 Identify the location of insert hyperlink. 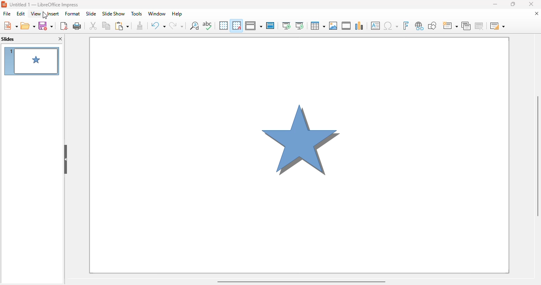
(419, 26).